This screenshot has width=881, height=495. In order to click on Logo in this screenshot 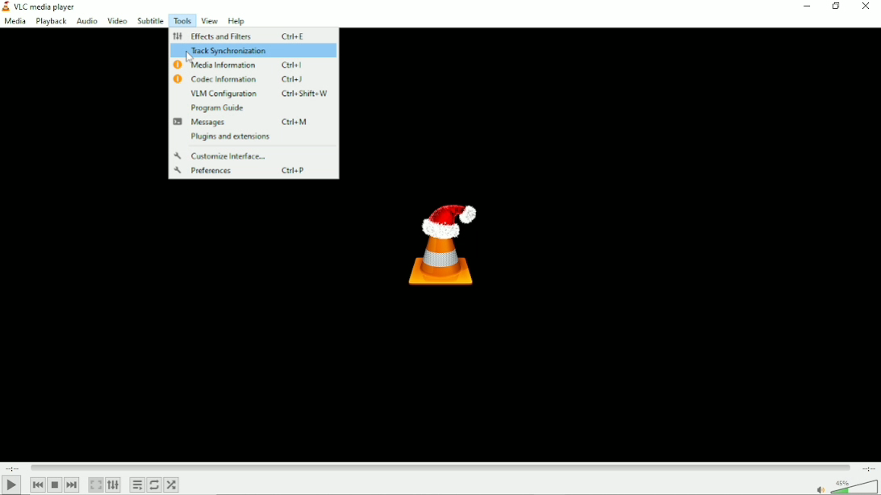, I will do `click(442, 243)`.